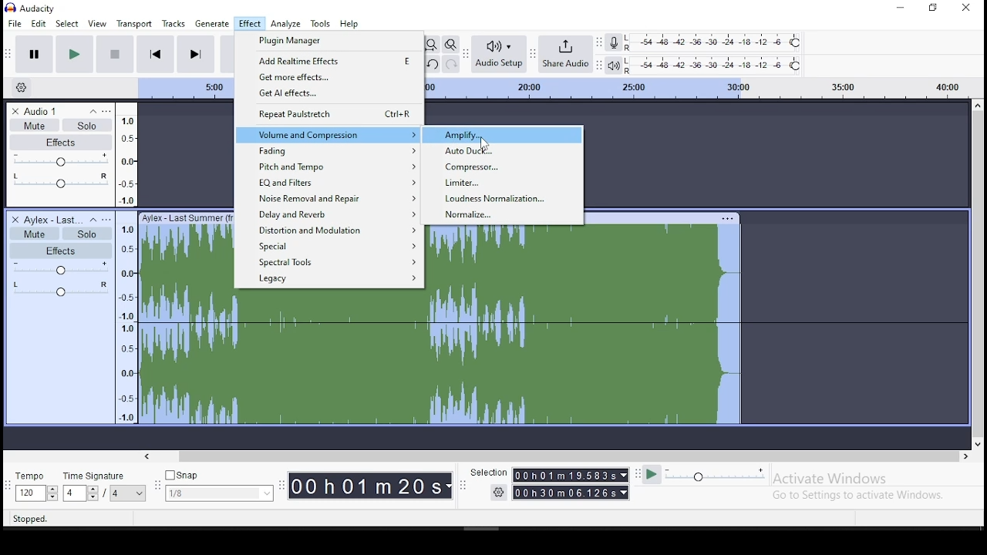  I want to click on icon, so click(34, 8).